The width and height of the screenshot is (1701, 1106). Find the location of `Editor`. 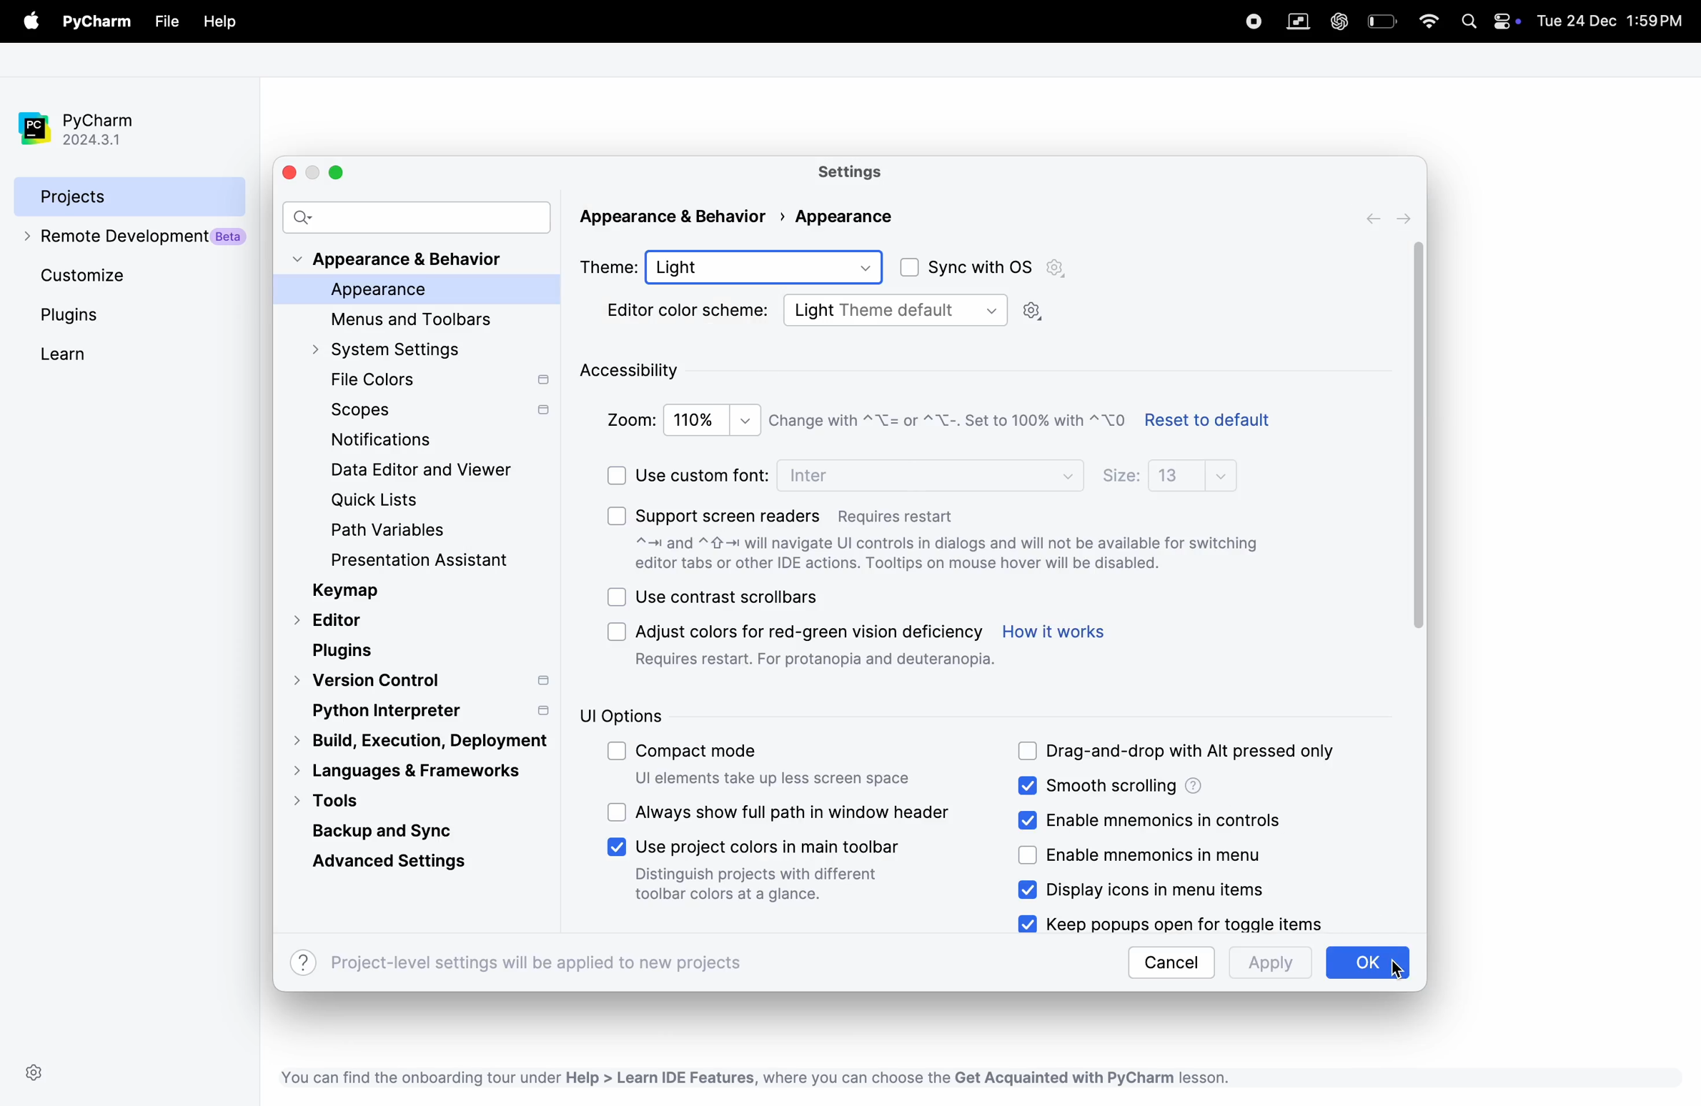

Editor is located at coordinates (334, 619).